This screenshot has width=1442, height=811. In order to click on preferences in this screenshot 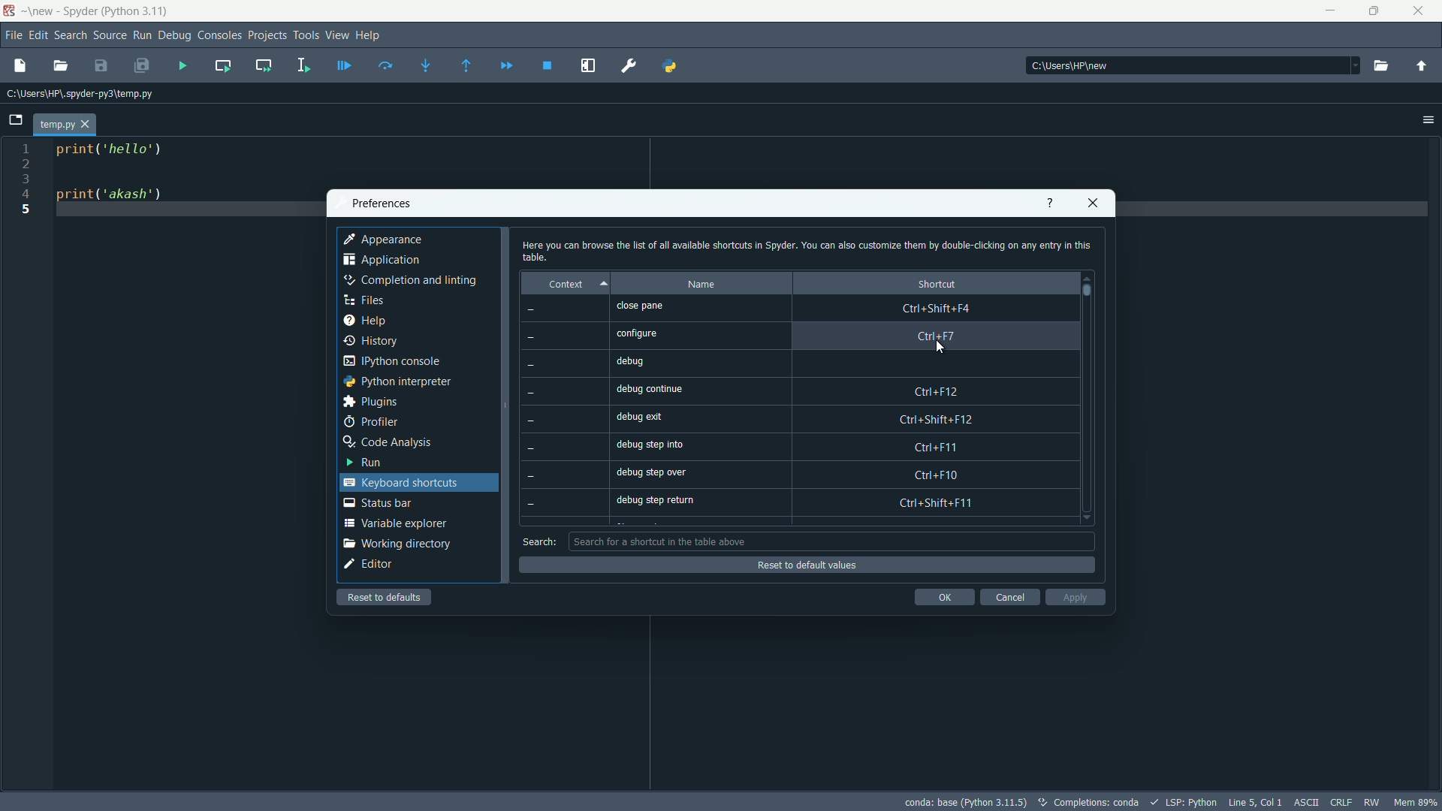, I will do `click(381, 204)`.